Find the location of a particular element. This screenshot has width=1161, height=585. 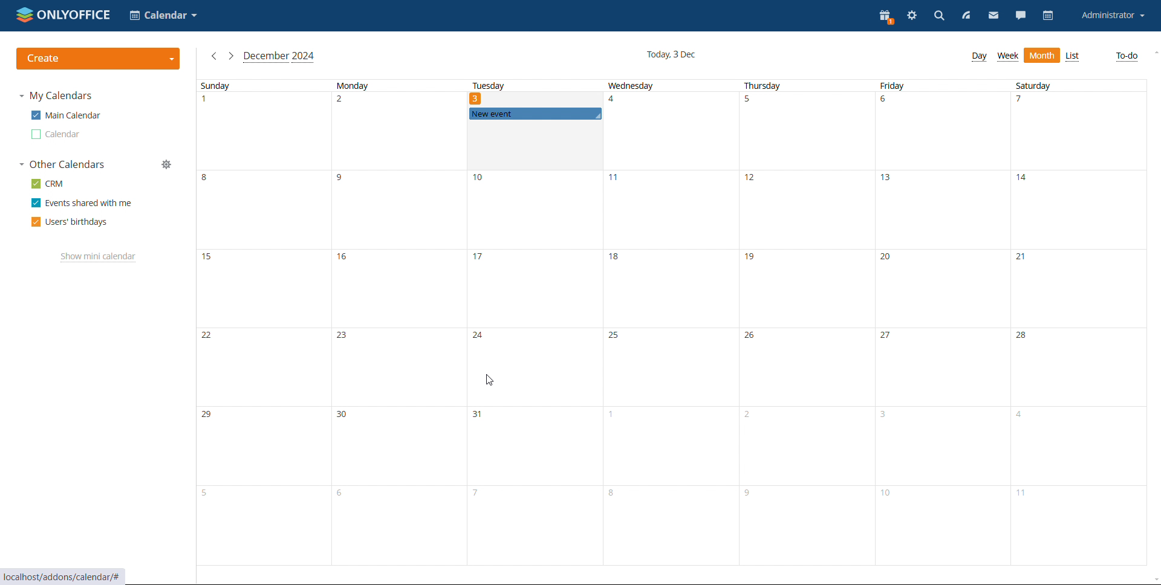

day view is located at coordinates (979, 57).